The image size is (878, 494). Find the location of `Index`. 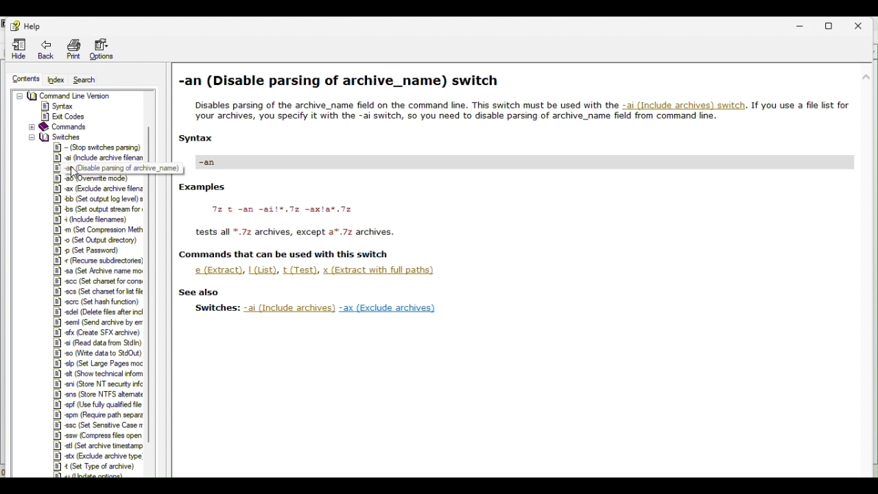

Index is located at coordinates (54, 79).